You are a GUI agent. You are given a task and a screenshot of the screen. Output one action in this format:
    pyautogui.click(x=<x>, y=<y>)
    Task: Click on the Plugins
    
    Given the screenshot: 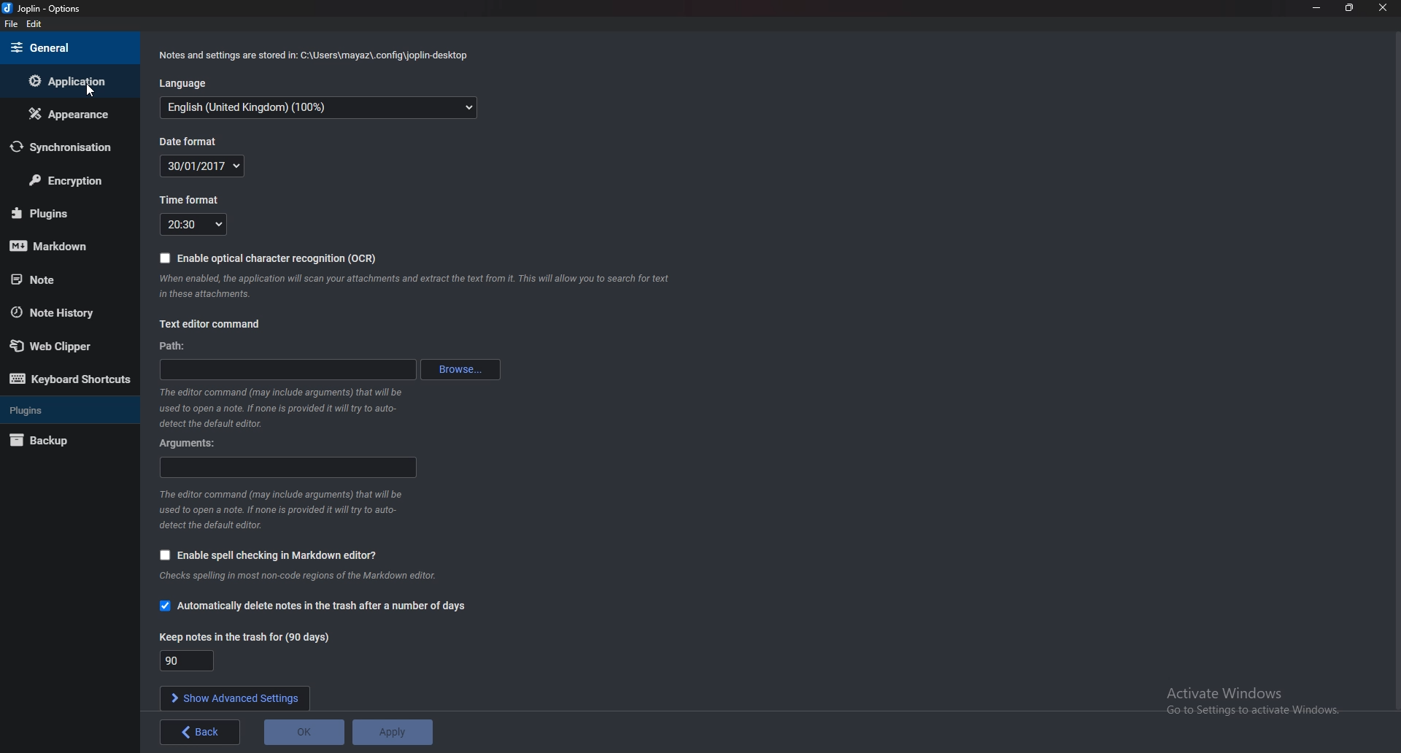 What is the action you would take?
    pyautogui.click(x=62, y=410)
    